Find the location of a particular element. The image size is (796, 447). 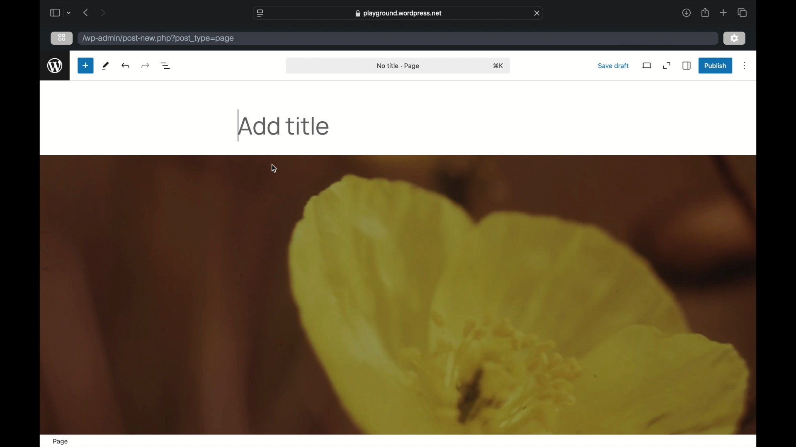

tools is located at coordinates (106, 66).